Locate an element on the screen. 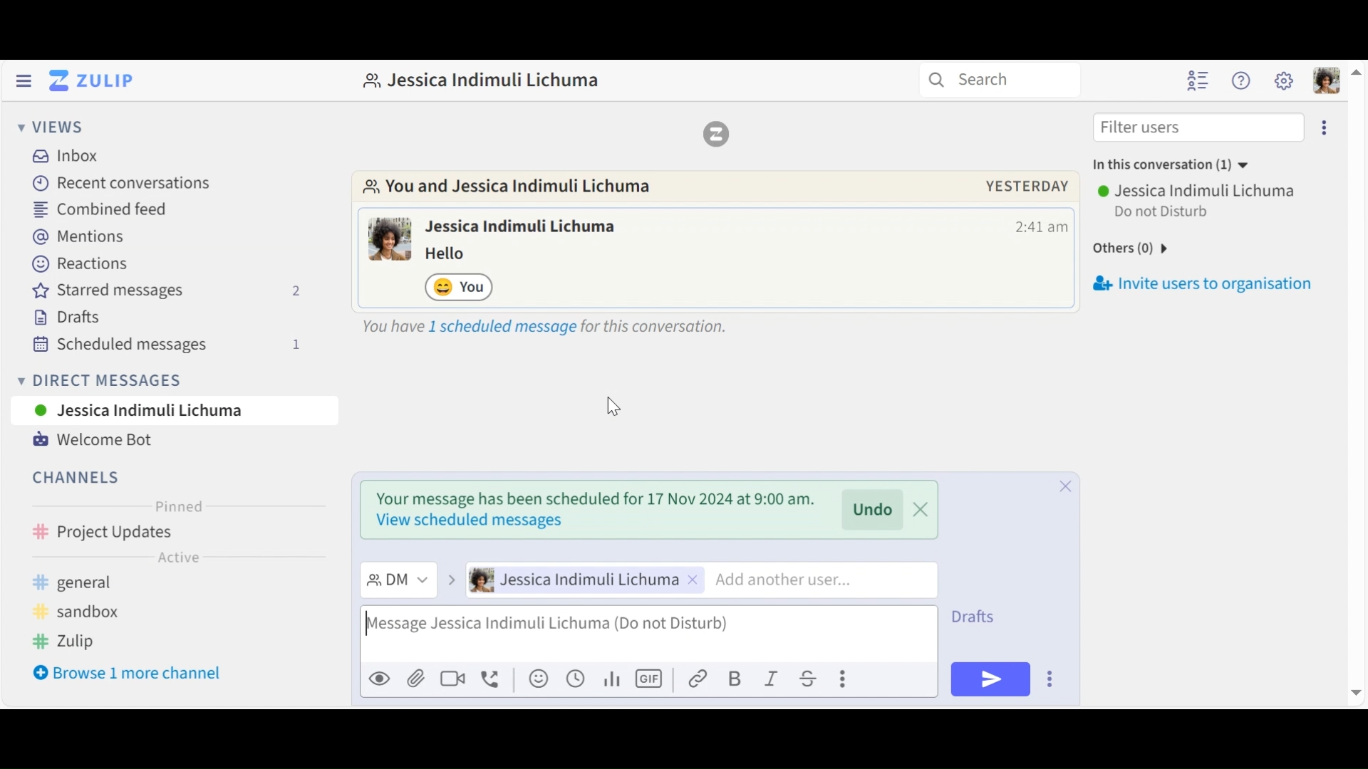 The image size is (1368, 769). Status is located at coordinates (1164, 214).